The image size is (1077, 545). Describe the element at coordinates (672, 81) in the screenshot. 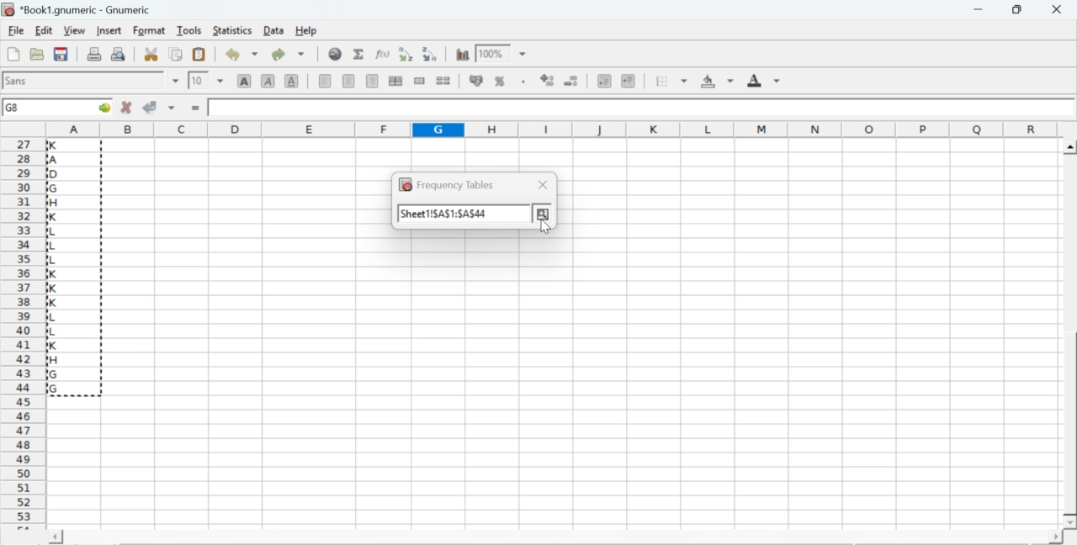

I see `borders` at that location.